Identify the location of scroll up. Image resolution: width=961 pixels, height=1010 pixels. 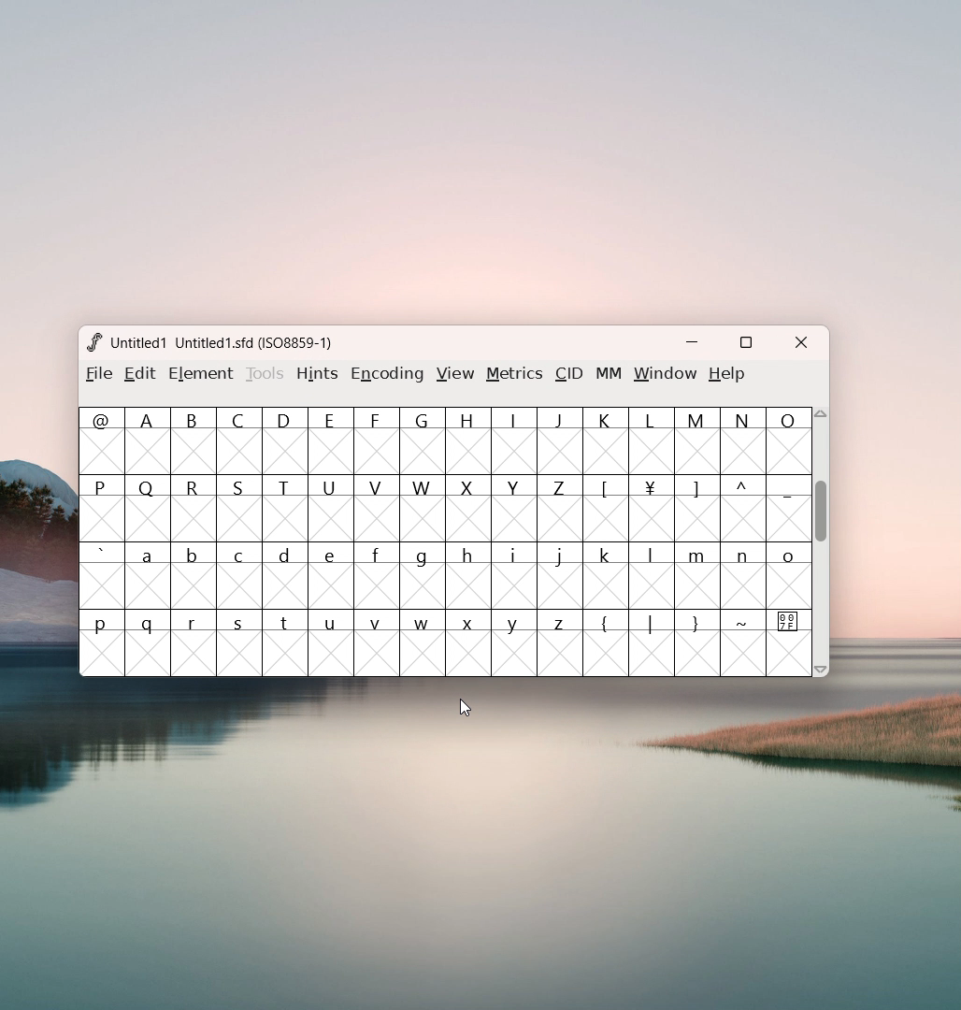
(822, 416).